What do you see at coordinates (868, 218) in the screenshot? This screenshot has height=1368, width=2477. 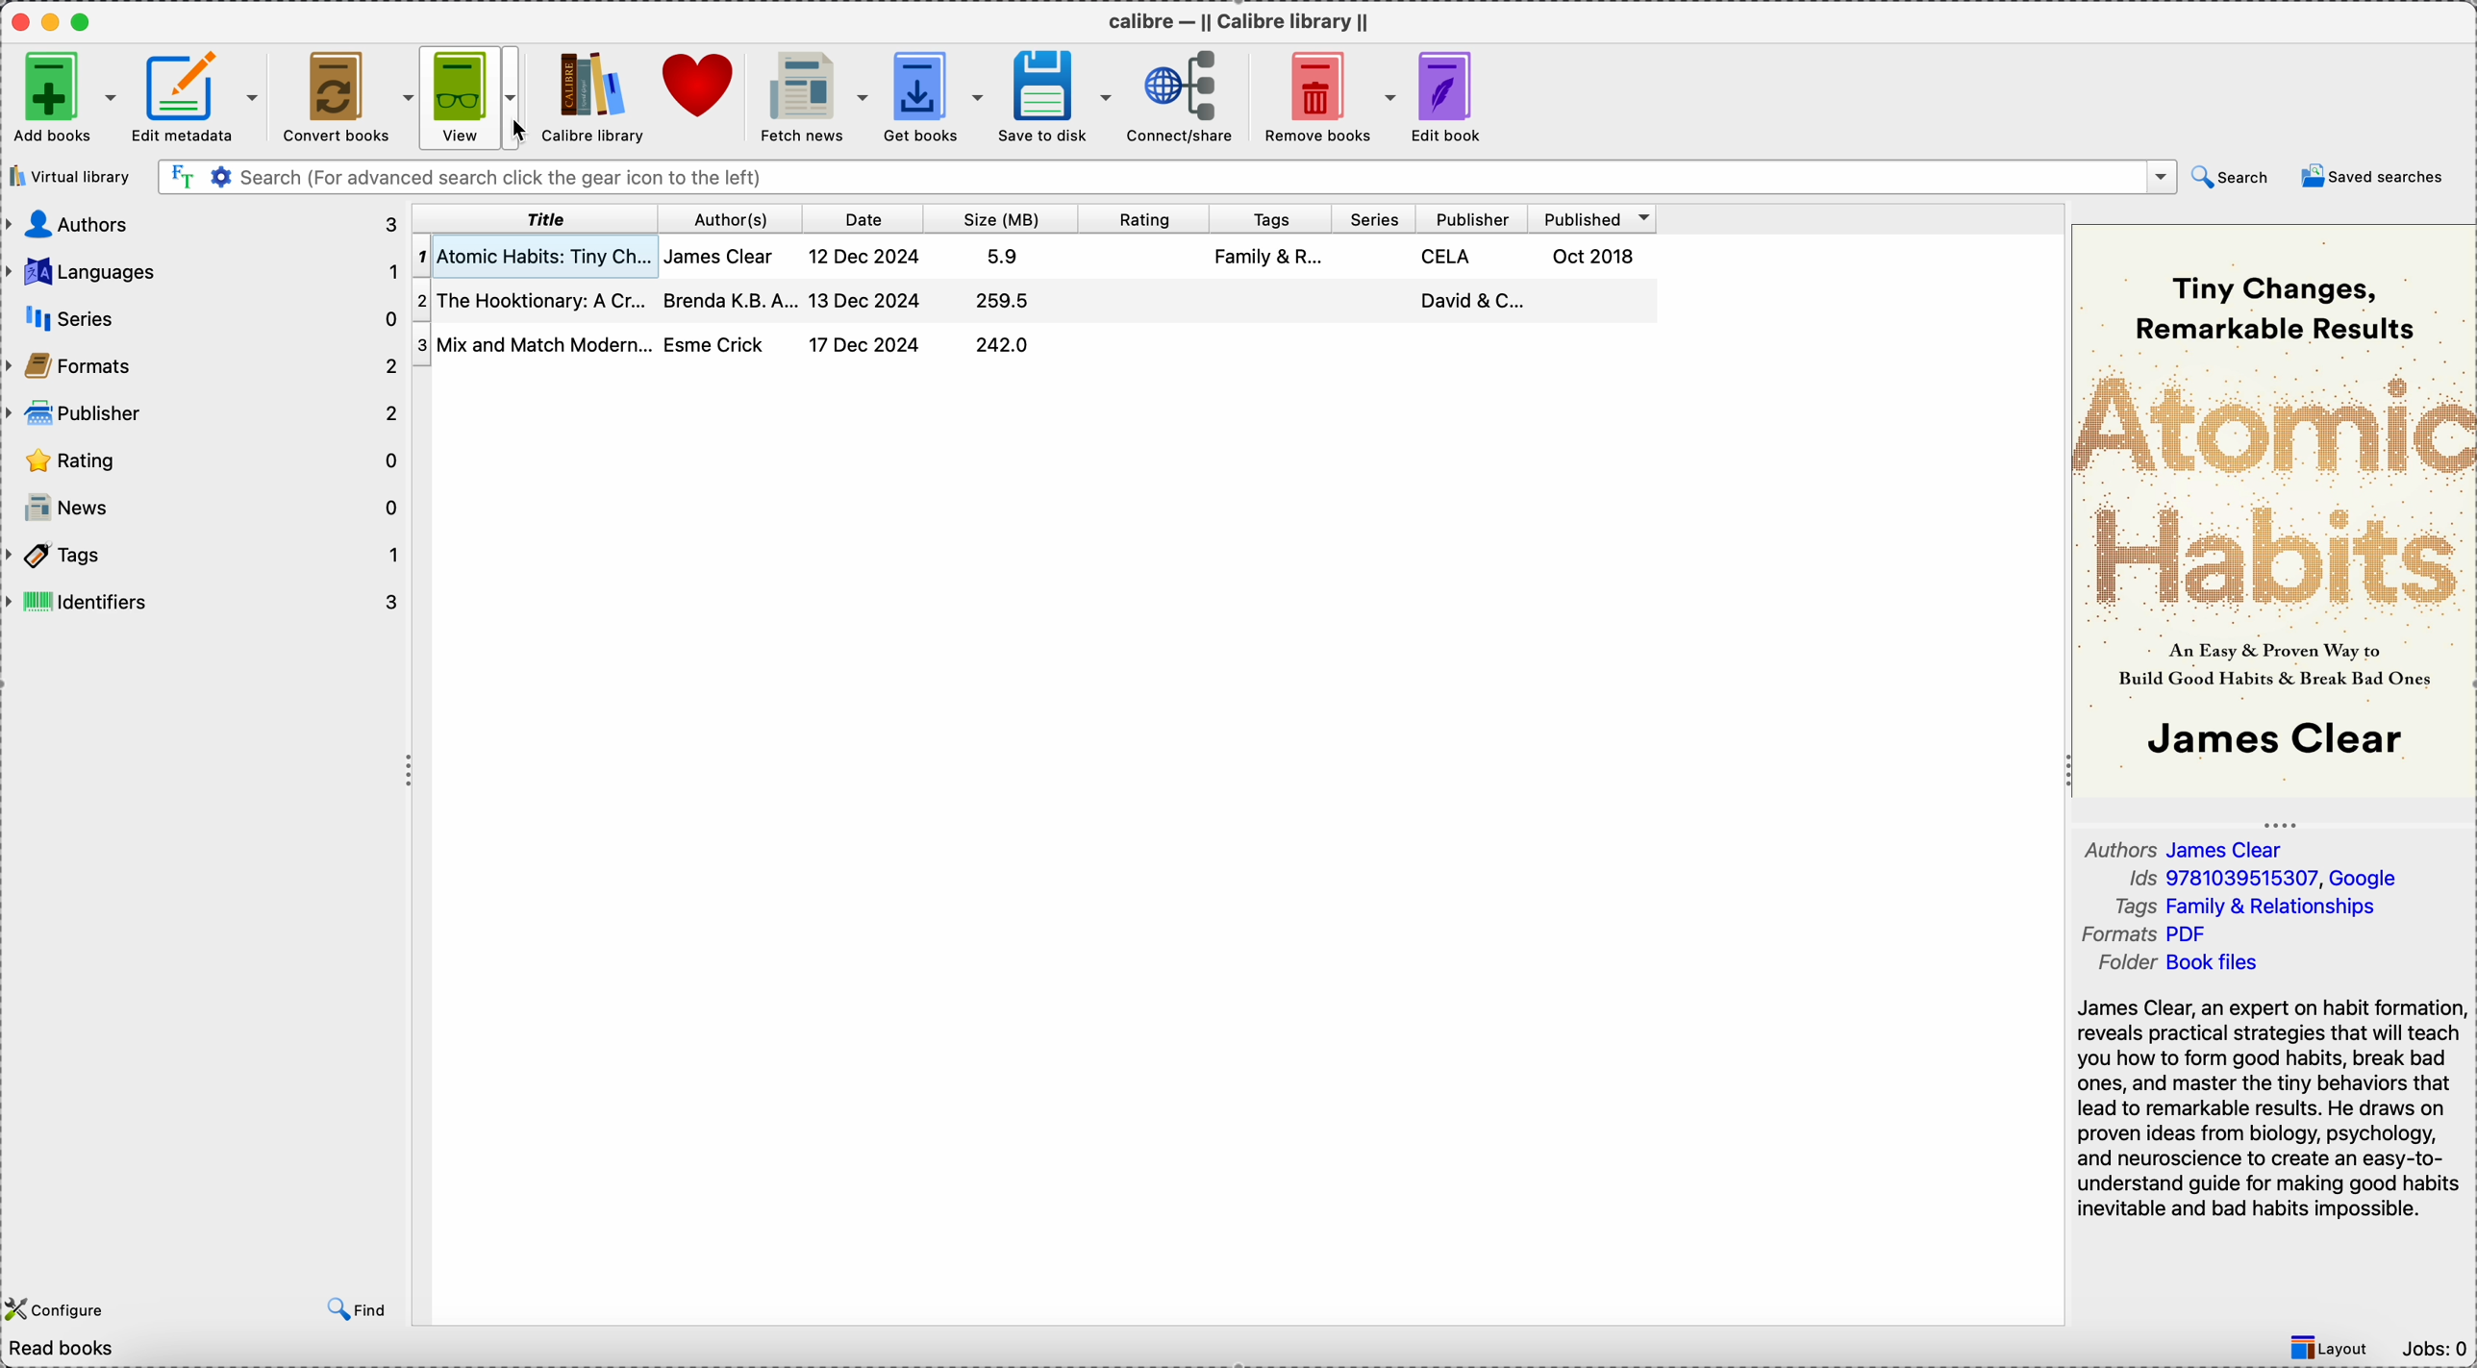 I see `date` at bounding box center [868, 218].